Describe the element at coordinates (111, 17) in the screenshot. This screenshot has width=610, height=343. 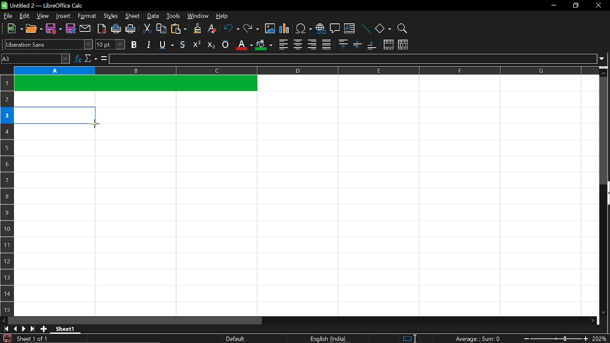
I see `styles` at that location.